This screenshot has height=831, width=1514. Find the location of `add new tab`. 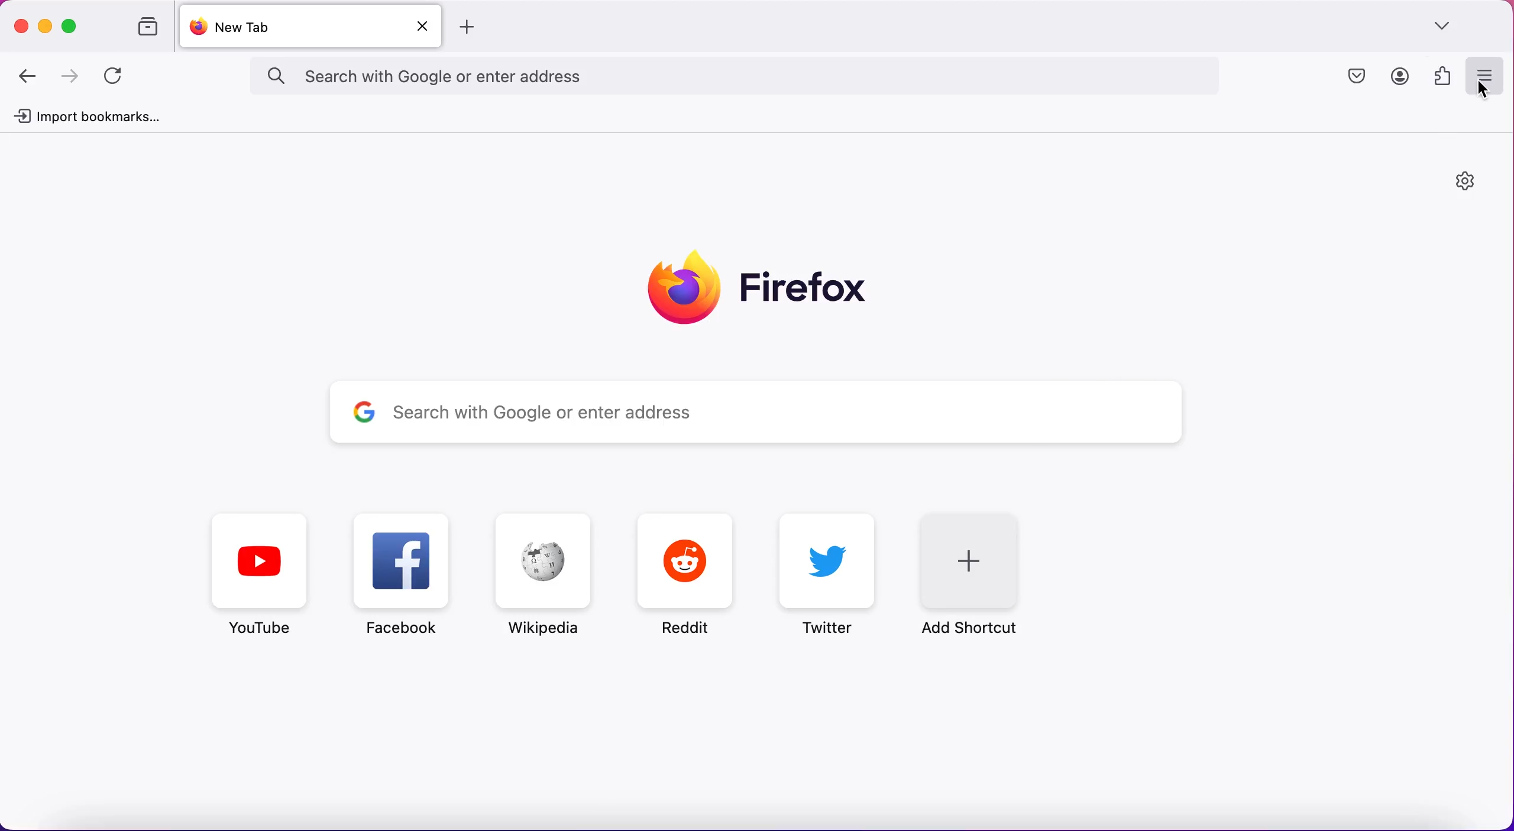

add new tab is located at coordinates (472, 27).